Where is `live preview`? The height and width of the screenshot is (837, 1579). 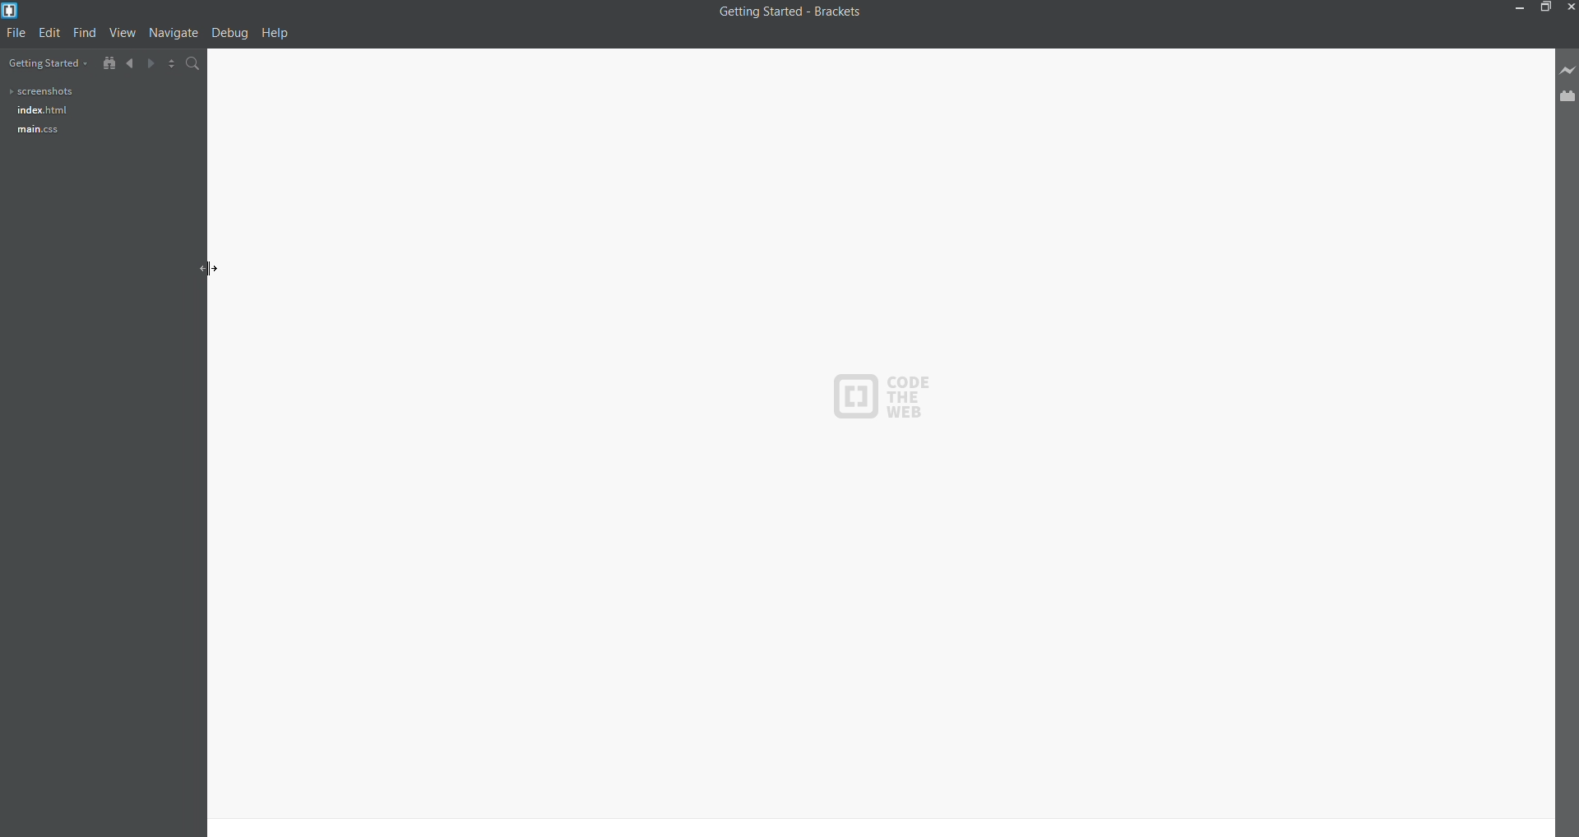 live preview is located at coordinates (1565, 70).